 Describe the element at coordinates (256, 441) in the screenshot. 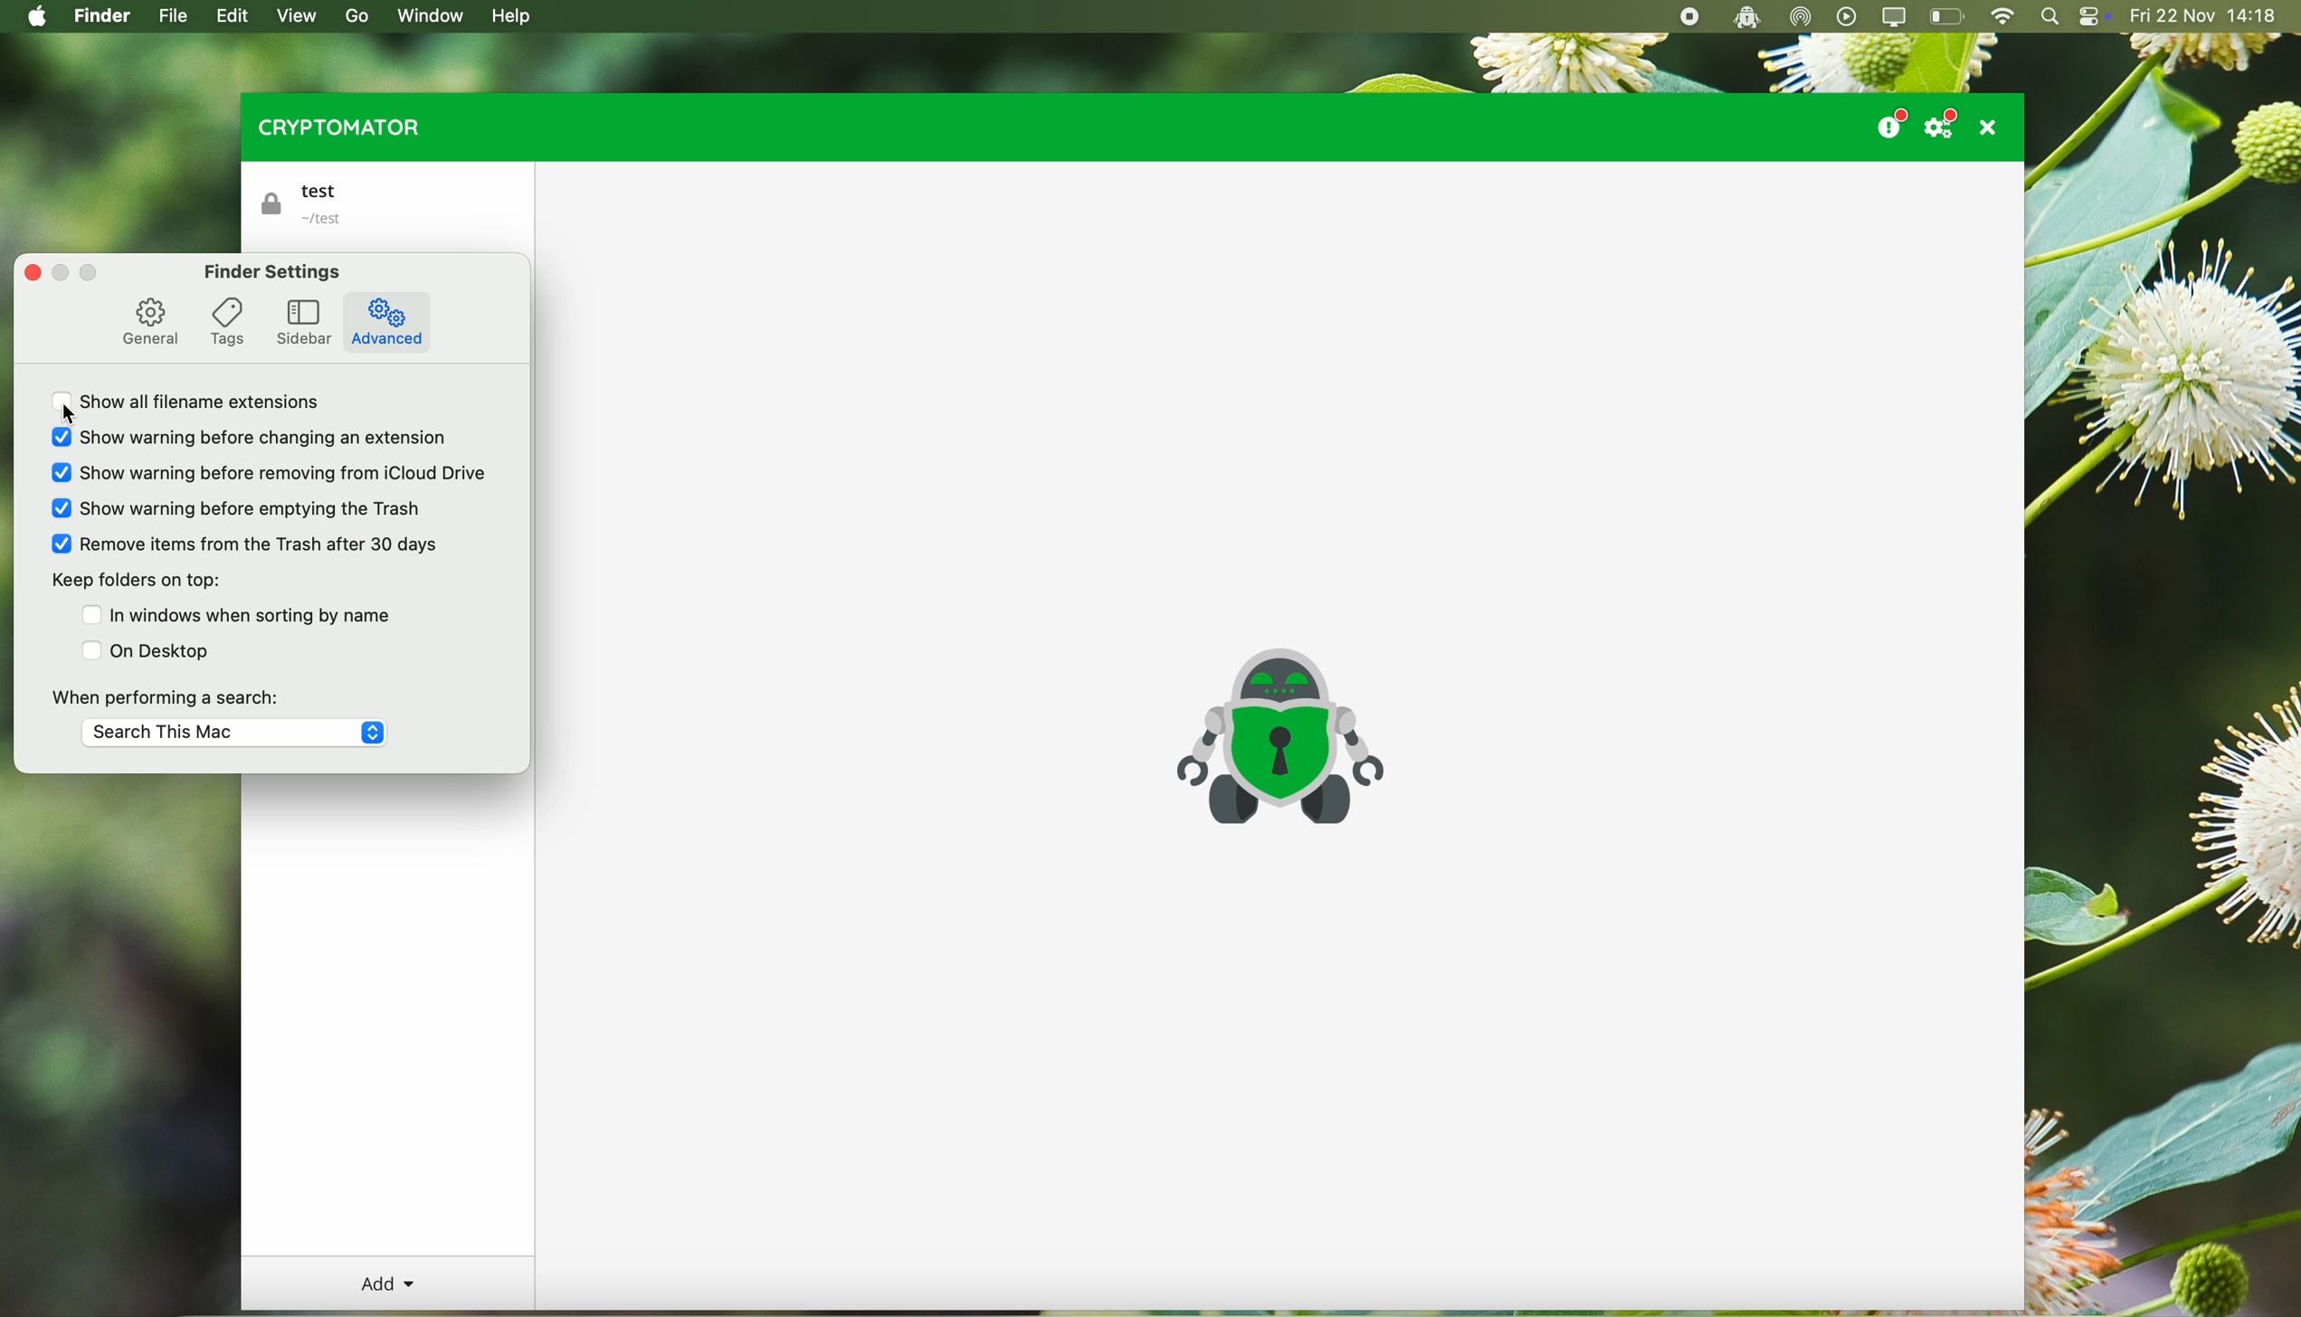

I see `show warning before changing an extension` at that location.